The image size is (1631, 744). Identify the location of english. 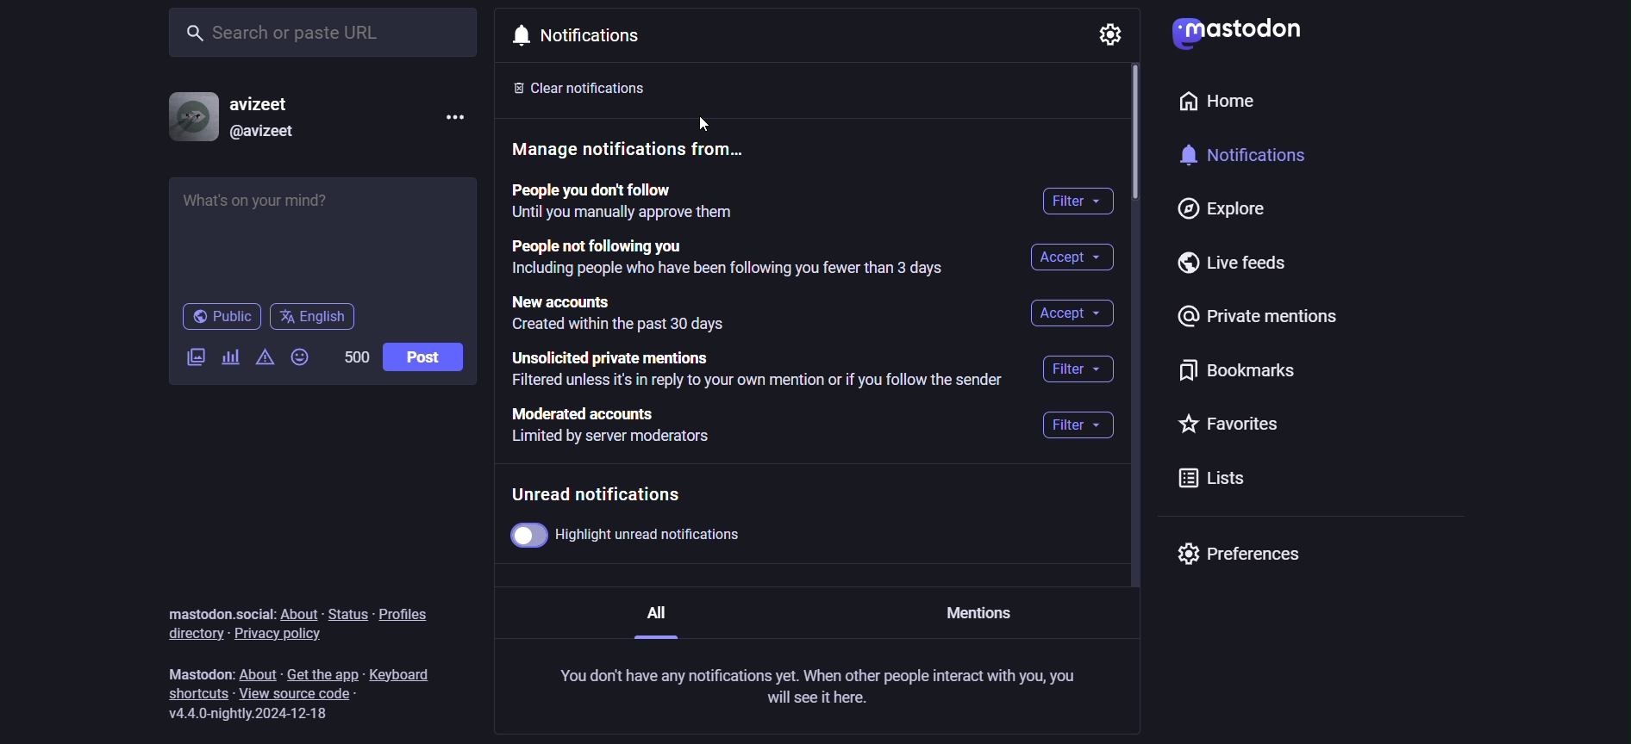
(314, 317).